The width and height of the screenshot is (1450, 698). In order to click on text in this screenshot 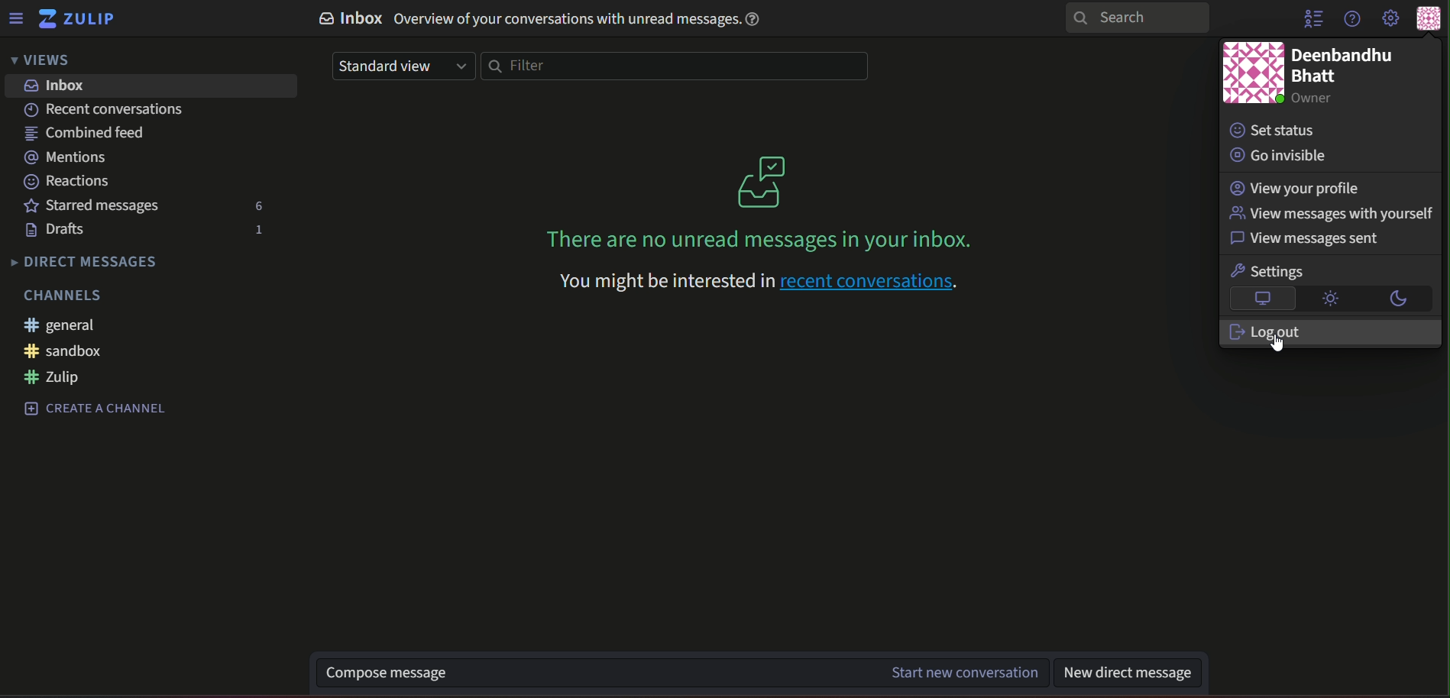, I will do `click(1279, 157)`.